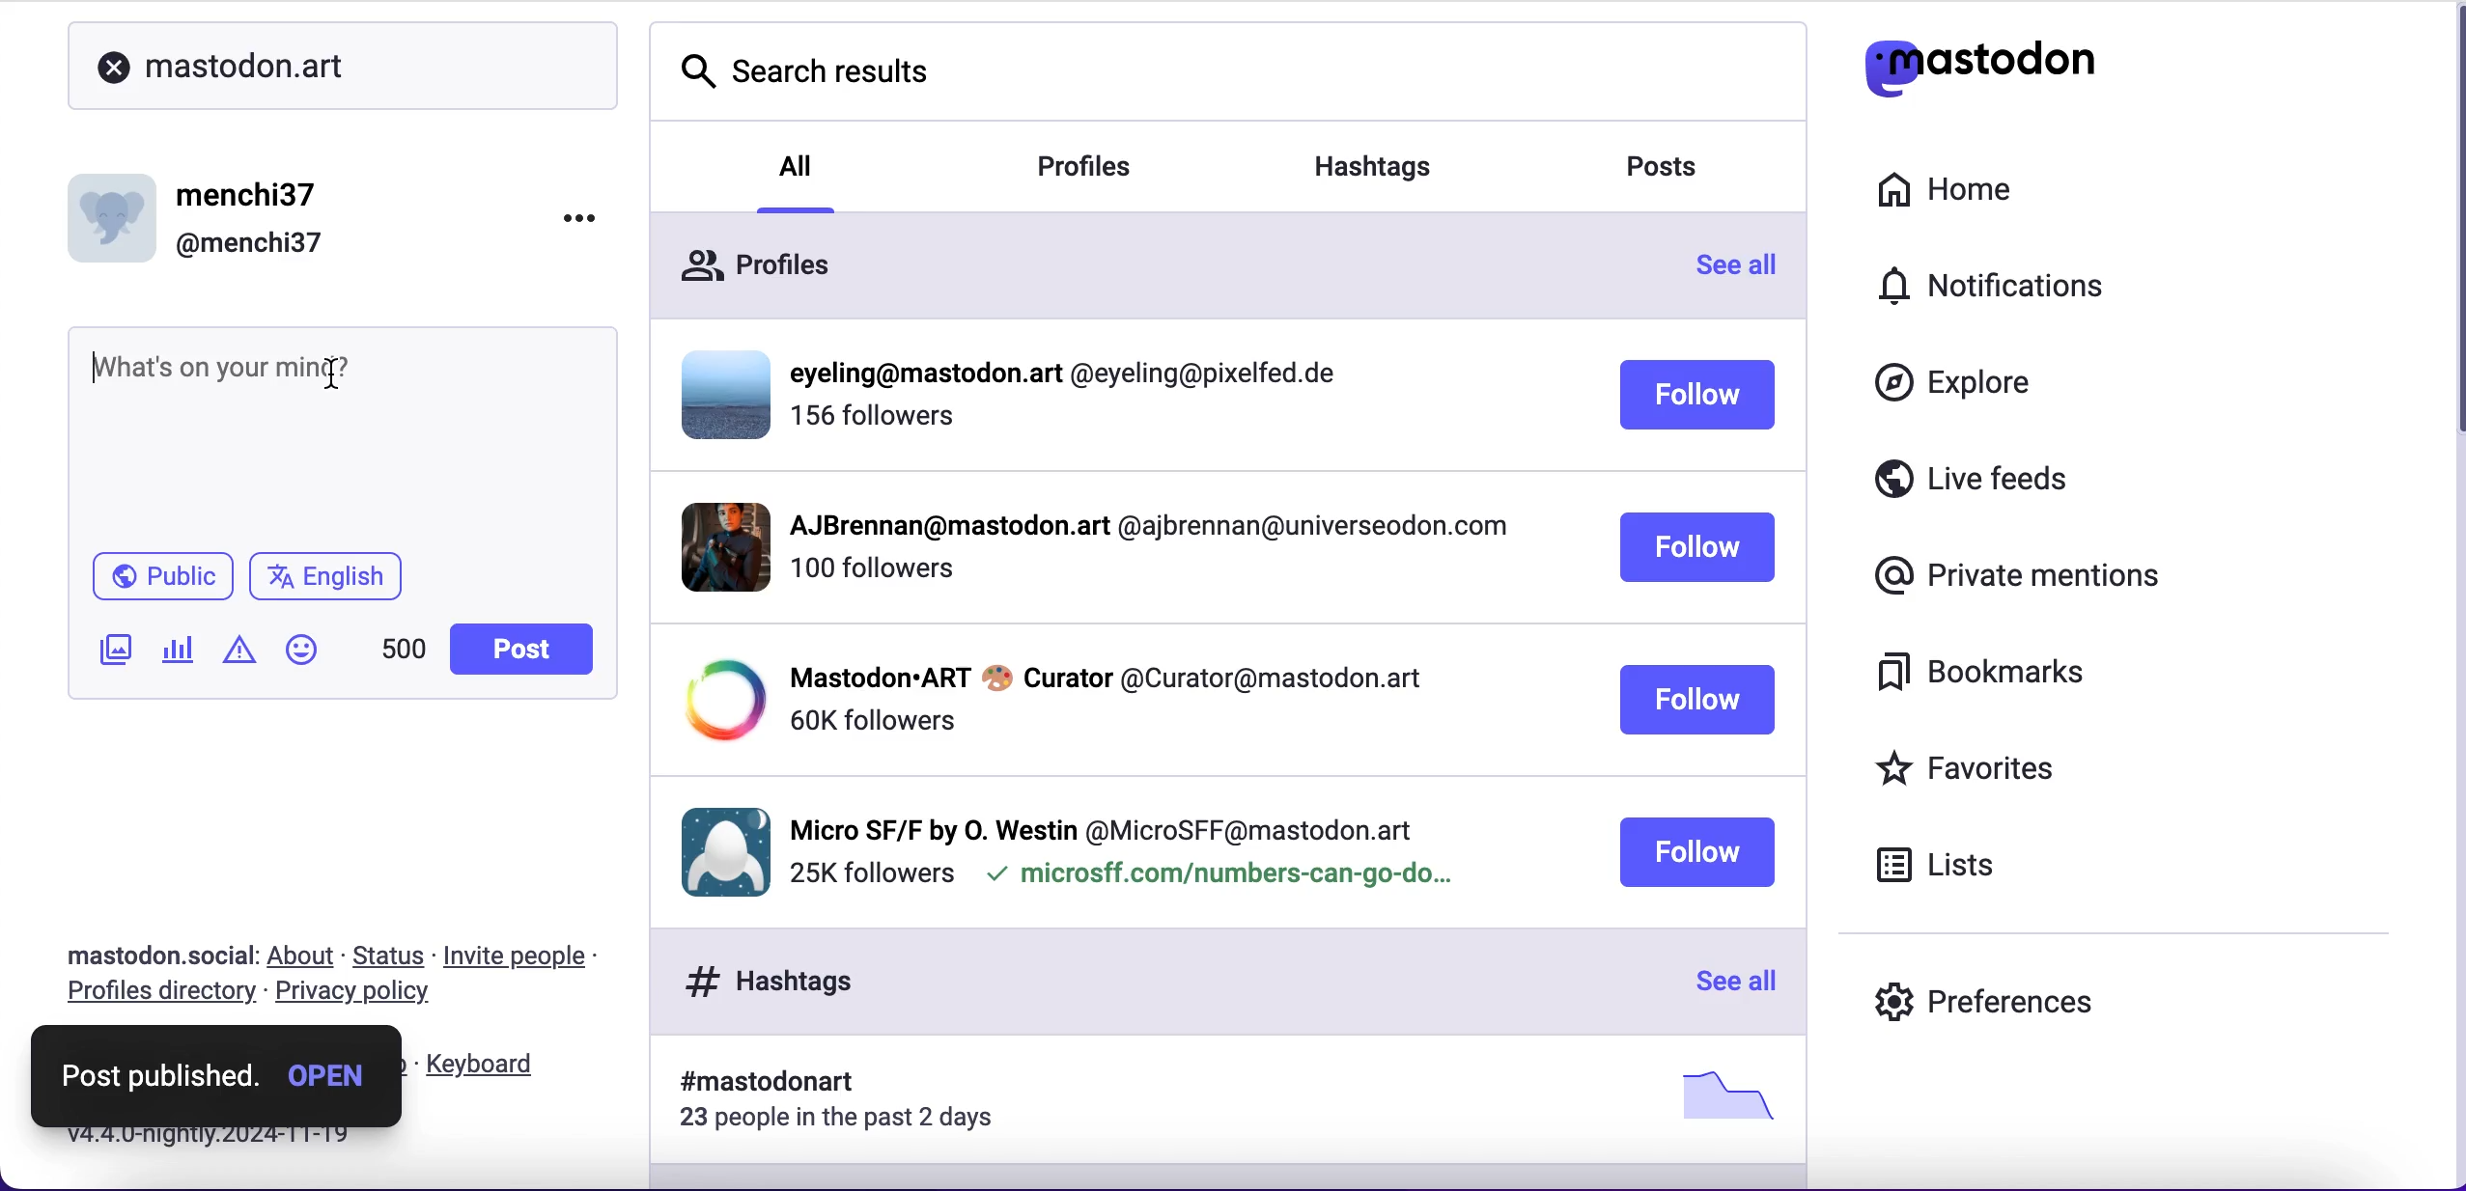  What do you see at coordinates (1988, 62) in the screenshot?
I see `mastodon logo` at bounding box center [1988, 62].